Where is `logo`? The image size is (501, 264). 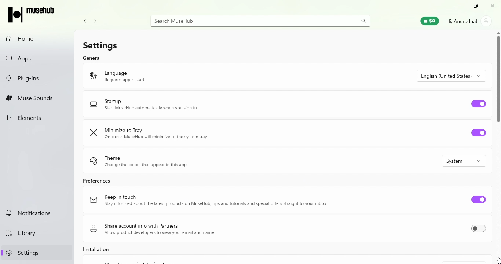
logo is located at coordinates (92, 199).